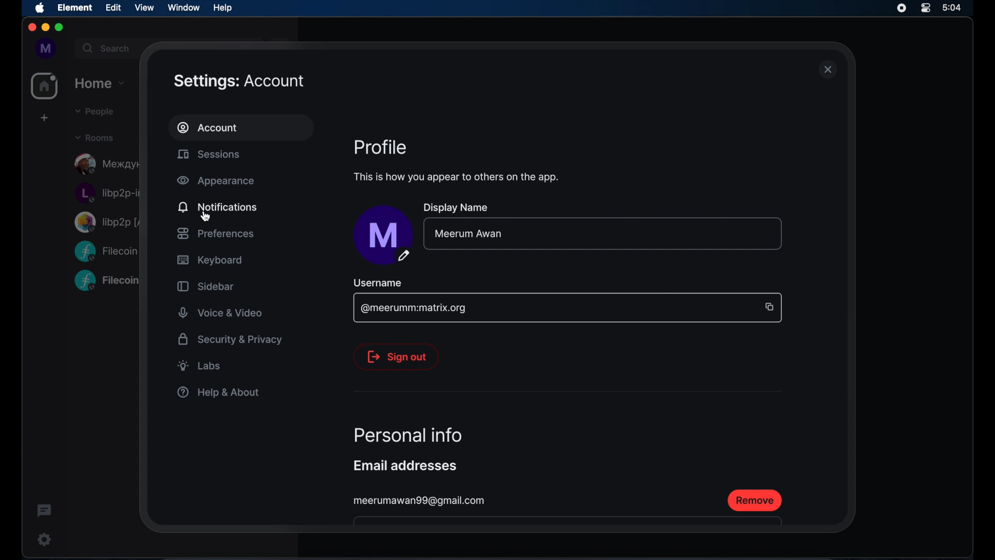  I want to click on help, so click(222, 7).